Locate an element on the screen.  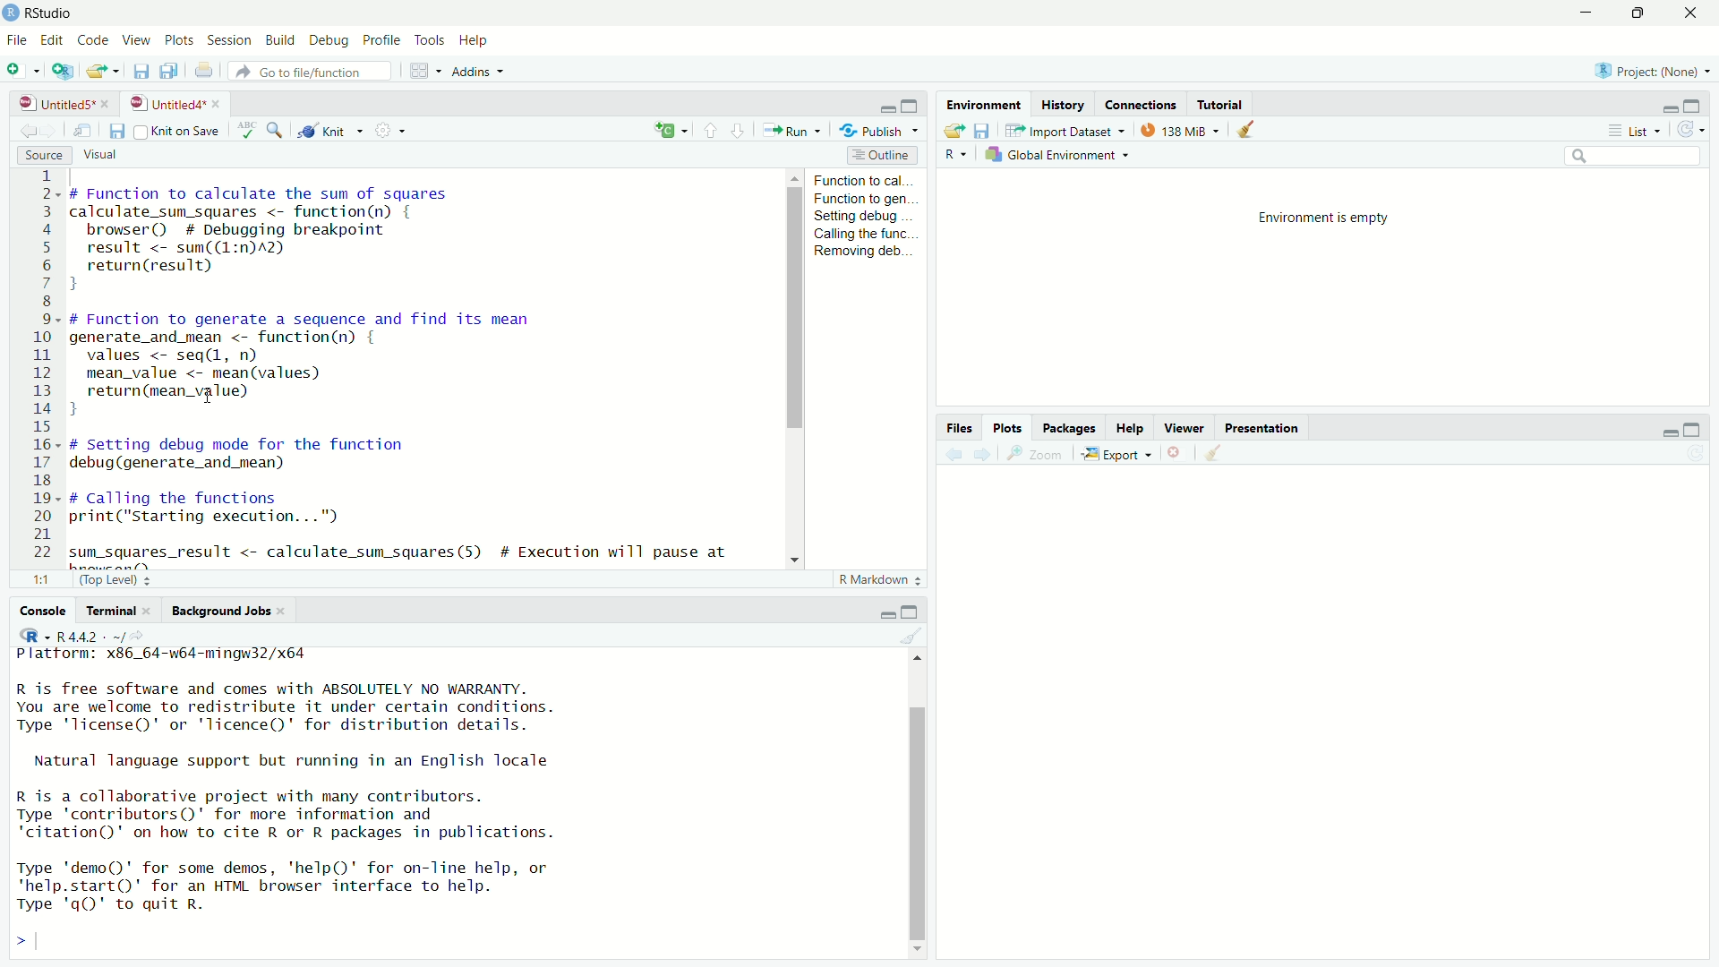
new file is located at coordinates (22, 71).